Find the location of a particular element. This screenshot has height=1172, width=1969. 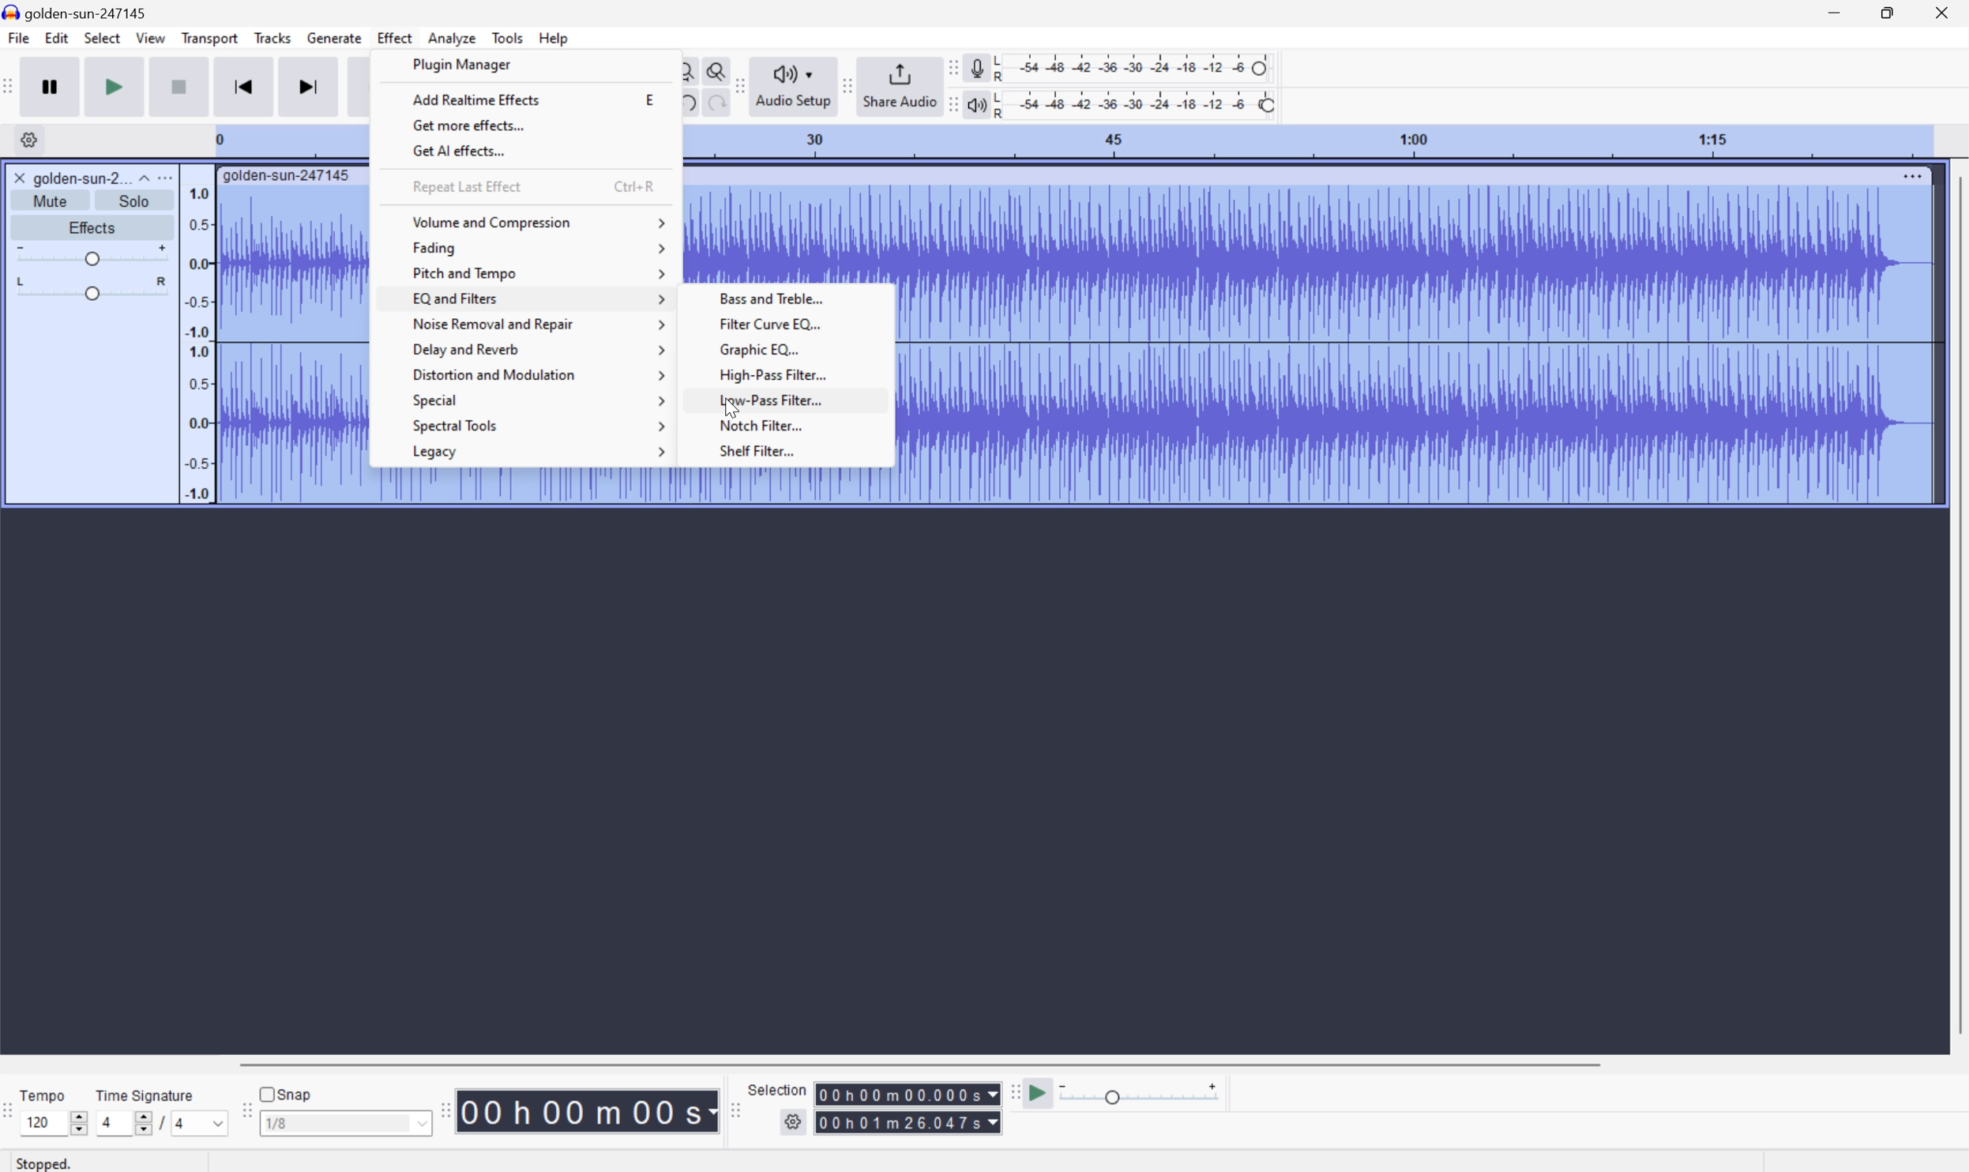

File is located at coordinates (17, 37).